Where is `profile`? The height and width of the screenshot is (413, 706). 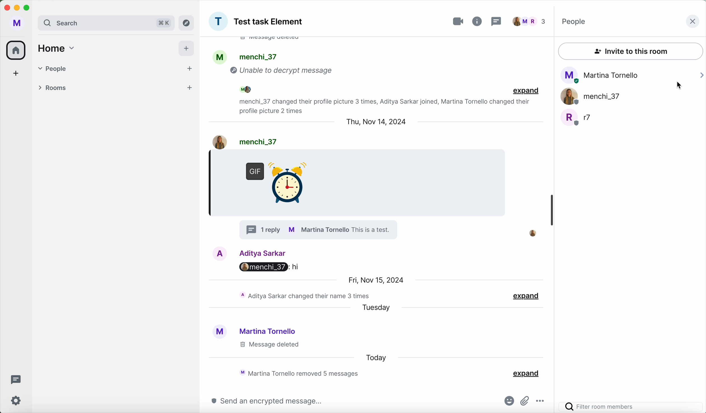
profile is located at coordinates (318, 230).